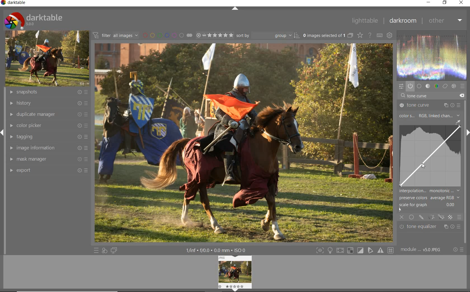 The height and width of the screenshot is (292, 470). Describe the element at coordinates (445, 20) in the screenshot. I see `other` at that location.